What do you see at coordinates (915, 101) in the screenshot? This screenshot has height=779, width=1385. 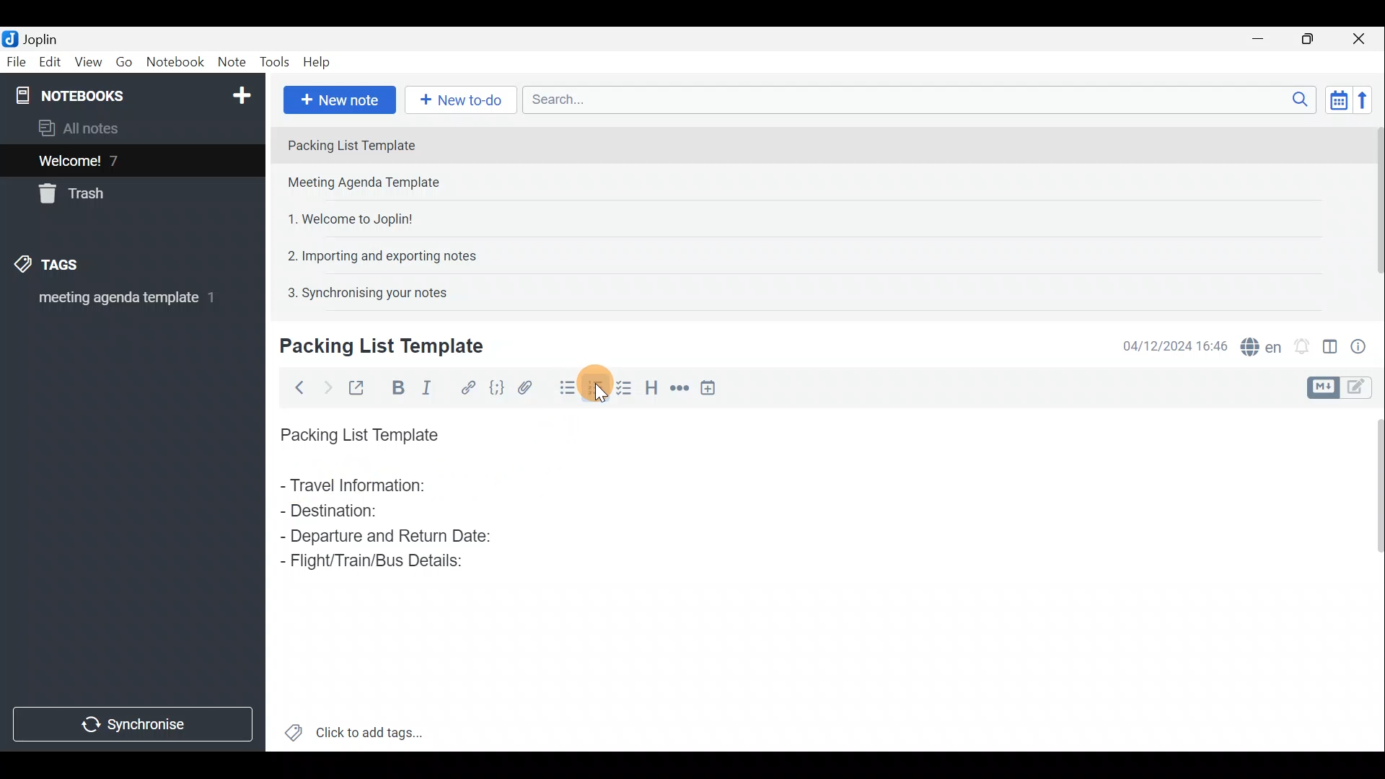 I see `Search bar` at bounding box center [915, 101].